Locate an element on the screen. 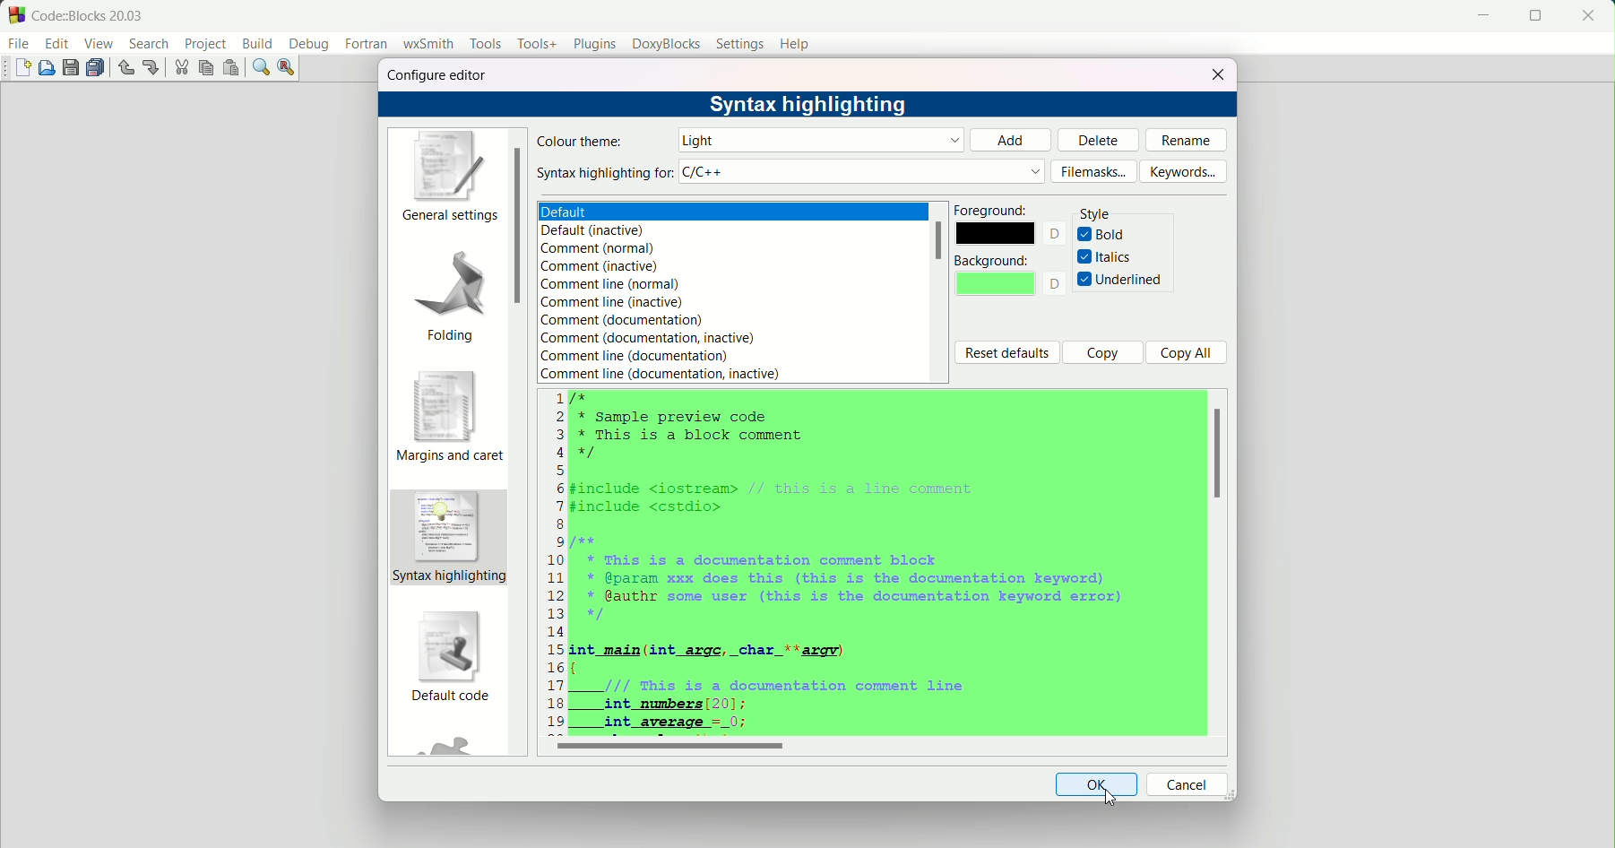 This screenshot has height=848, width=1615. reset defaults is located at coordinates (1006, 353).